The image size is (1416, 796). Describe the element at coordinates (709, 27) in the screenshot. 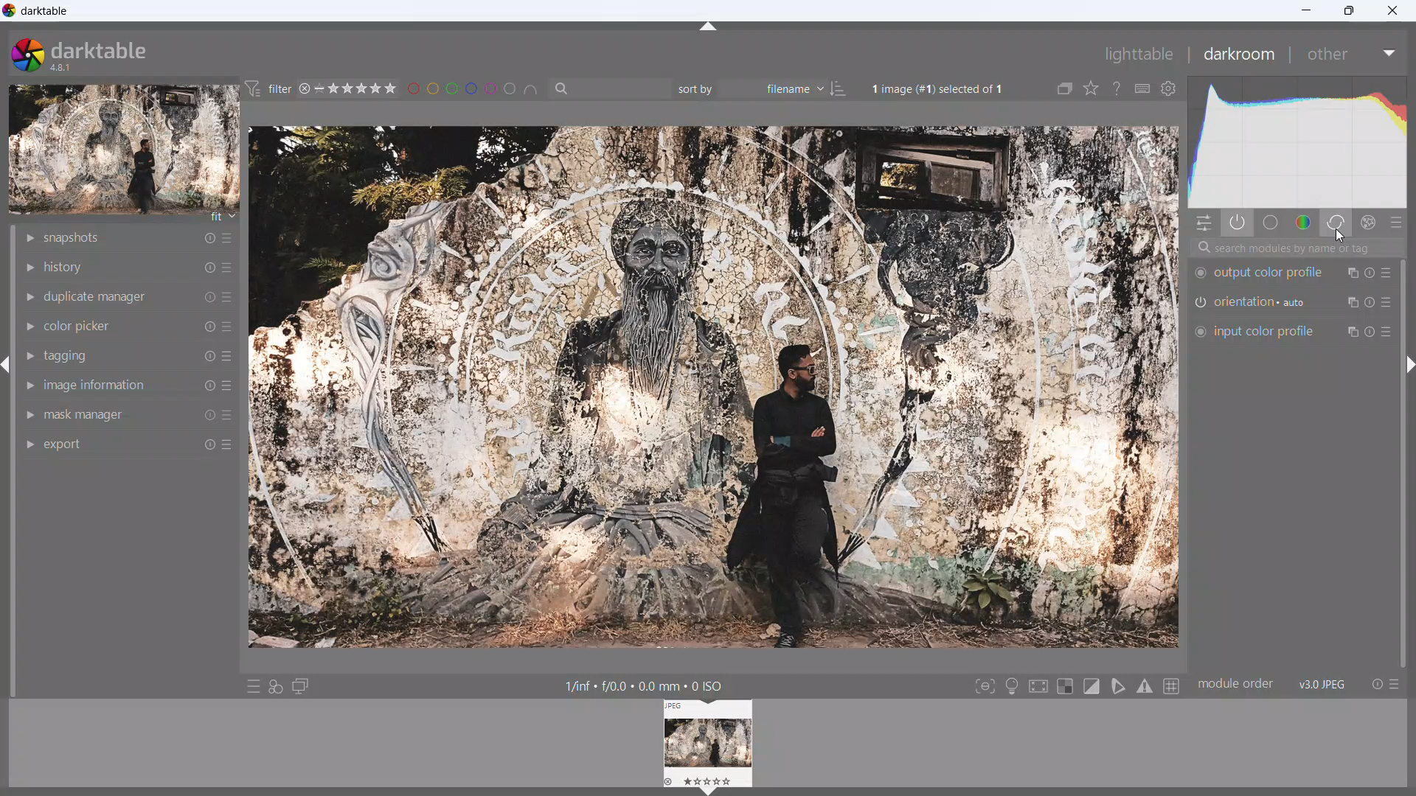

I see `hide panel` at that location.